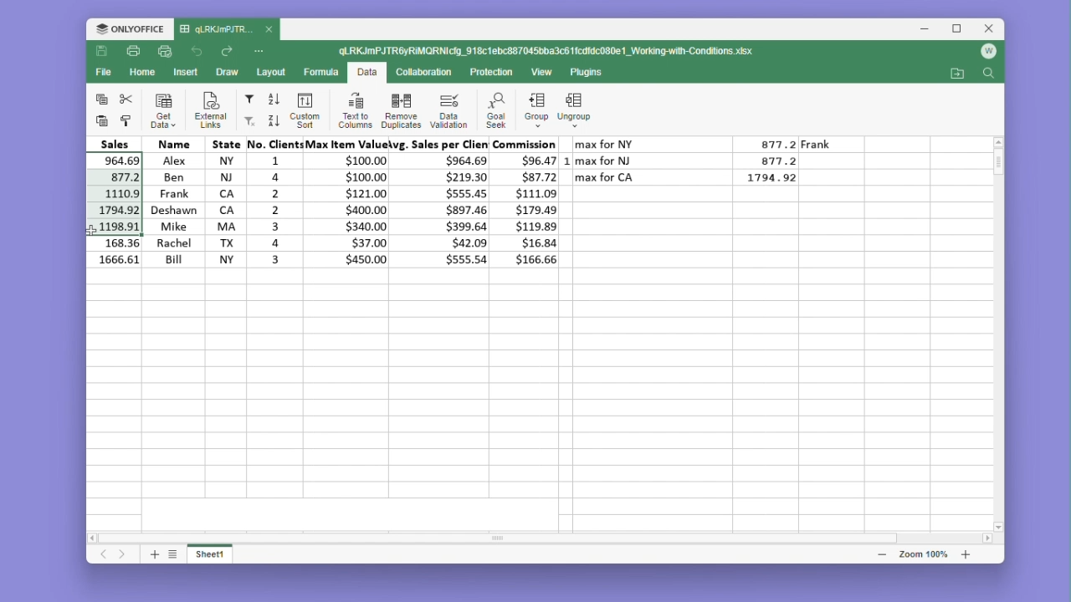  What do you see at coordinates (448, 110) in the screenshot?
I see `Data validation` at bounding box center [448, 110].